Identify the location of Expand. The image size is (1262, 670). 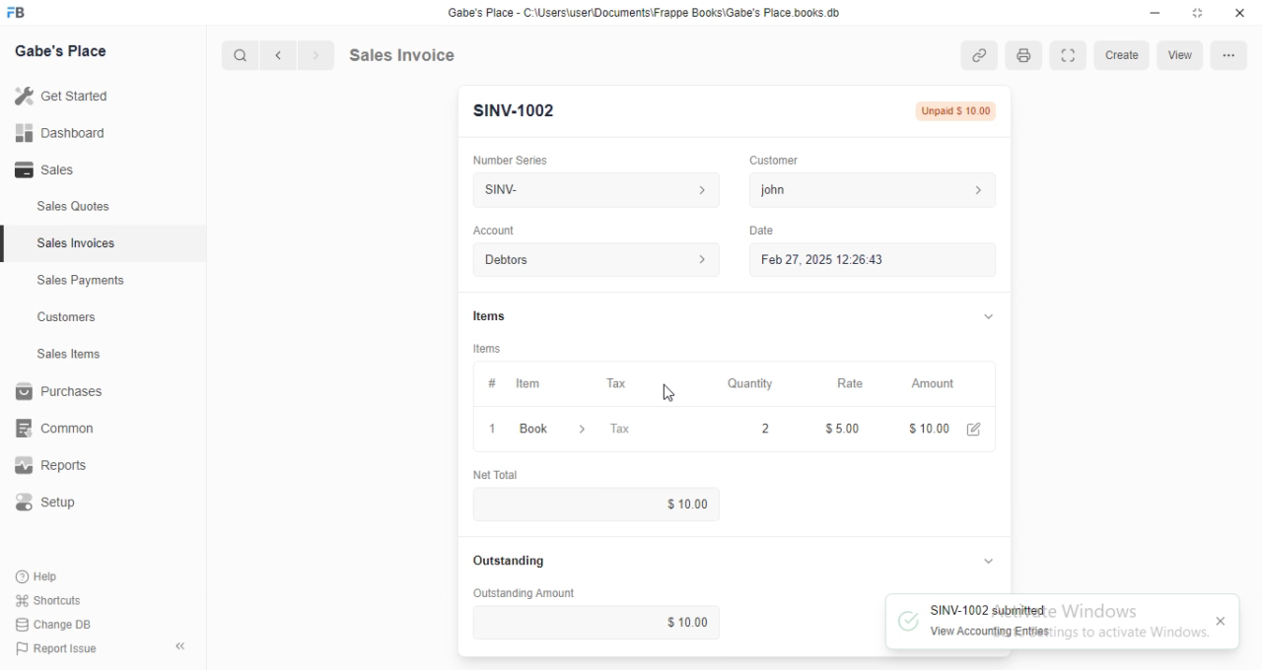
(988, 315).